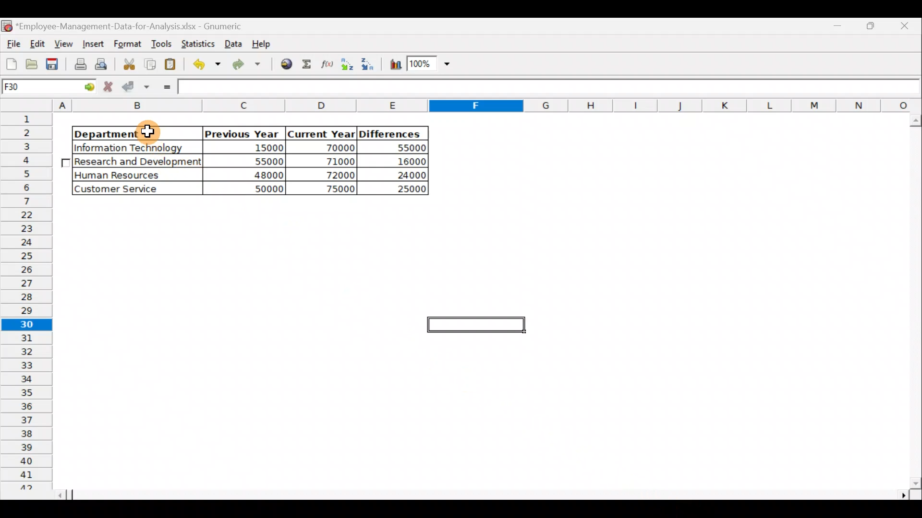 This screenshot has height=518, width=922. What do you see at coordinates (347, 64) in the screenshot?
I see `Sort in Ascending order` at bounding box center [347, 64].